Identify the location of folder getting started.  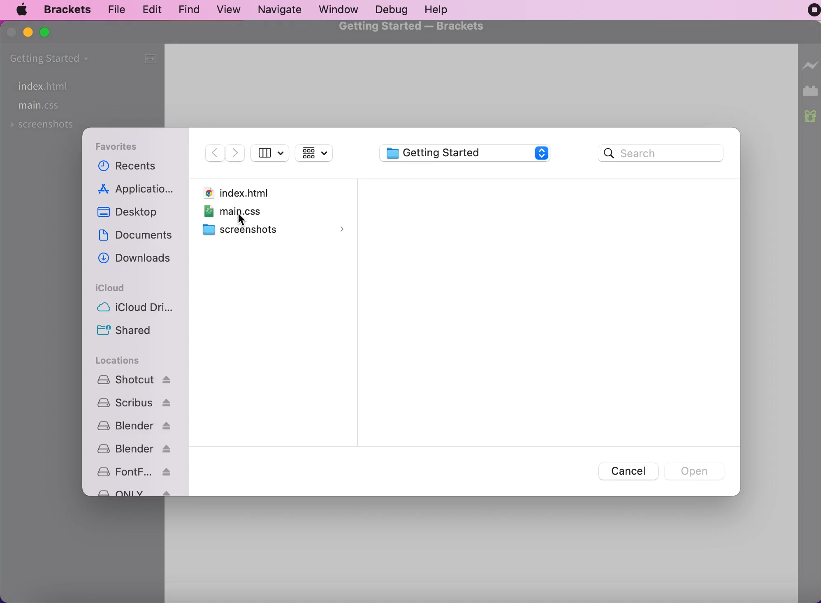
(52, 58).